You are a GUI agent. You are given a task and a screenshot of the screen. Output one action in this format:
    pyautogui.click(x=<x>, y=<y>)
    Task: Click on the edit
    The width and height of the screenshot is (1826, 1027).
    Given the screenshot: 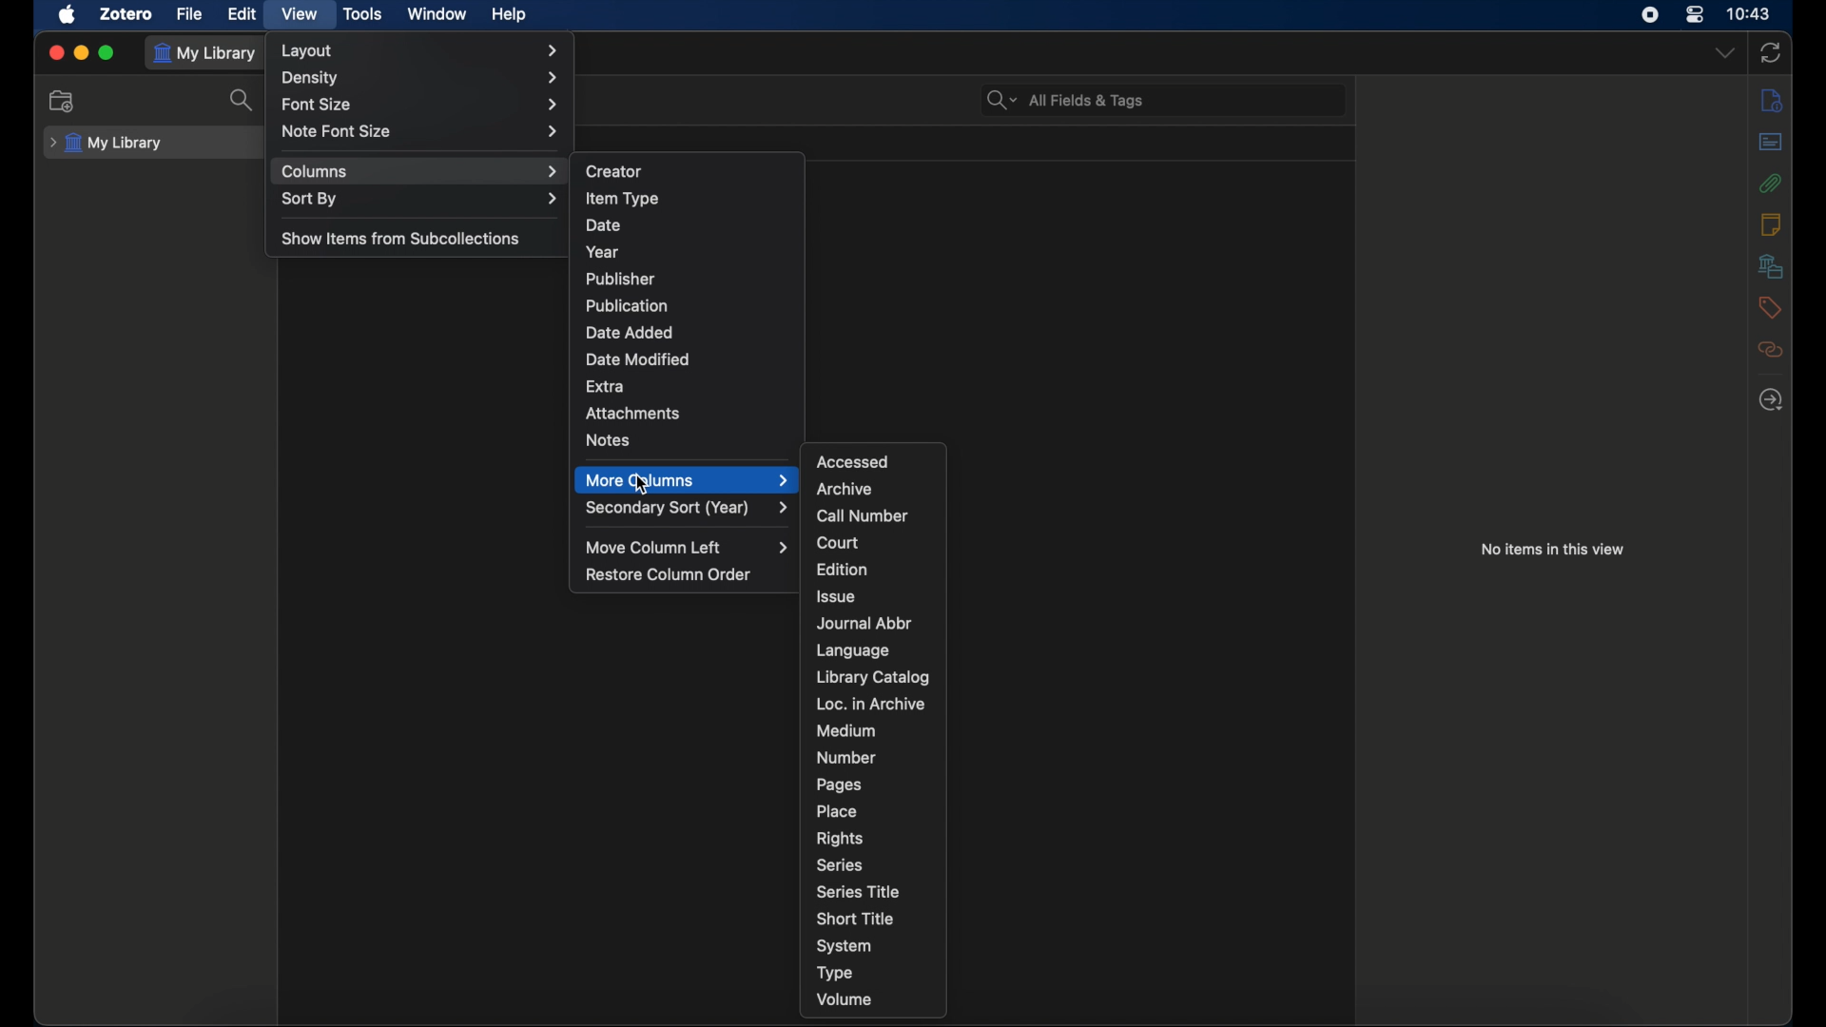 What is the action you would take?
    pyautogui.click(x=244, y=15)
    